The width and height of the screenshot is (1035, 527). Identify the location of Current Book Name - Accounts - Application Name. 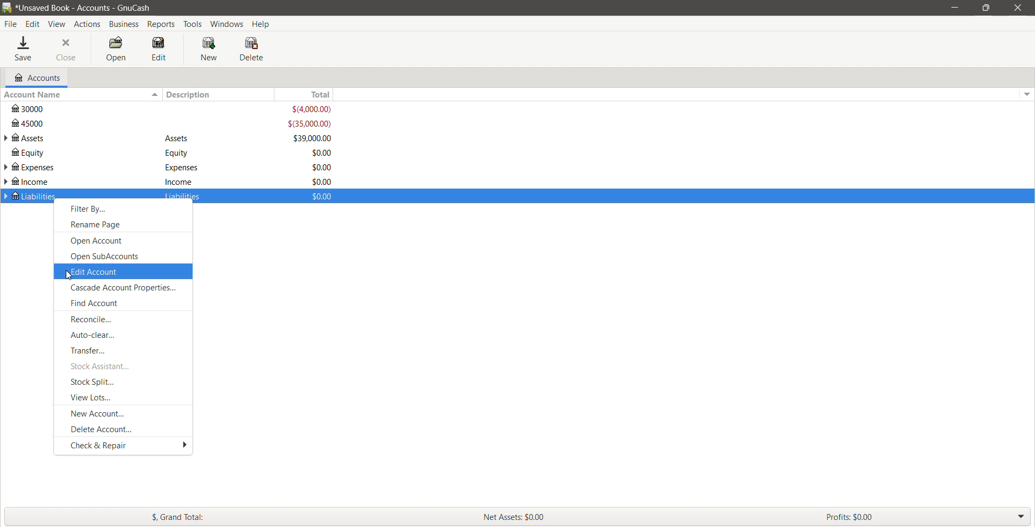
(91, 8).